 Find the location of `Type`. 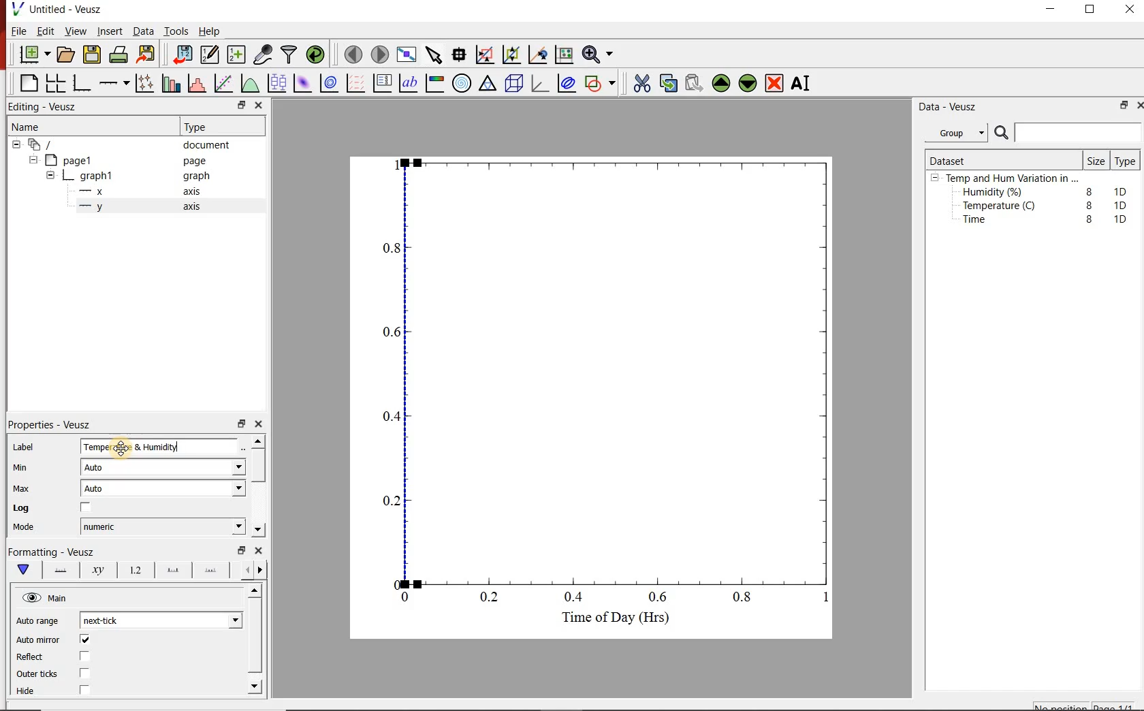

Type is located at coordinates (1126, 162).